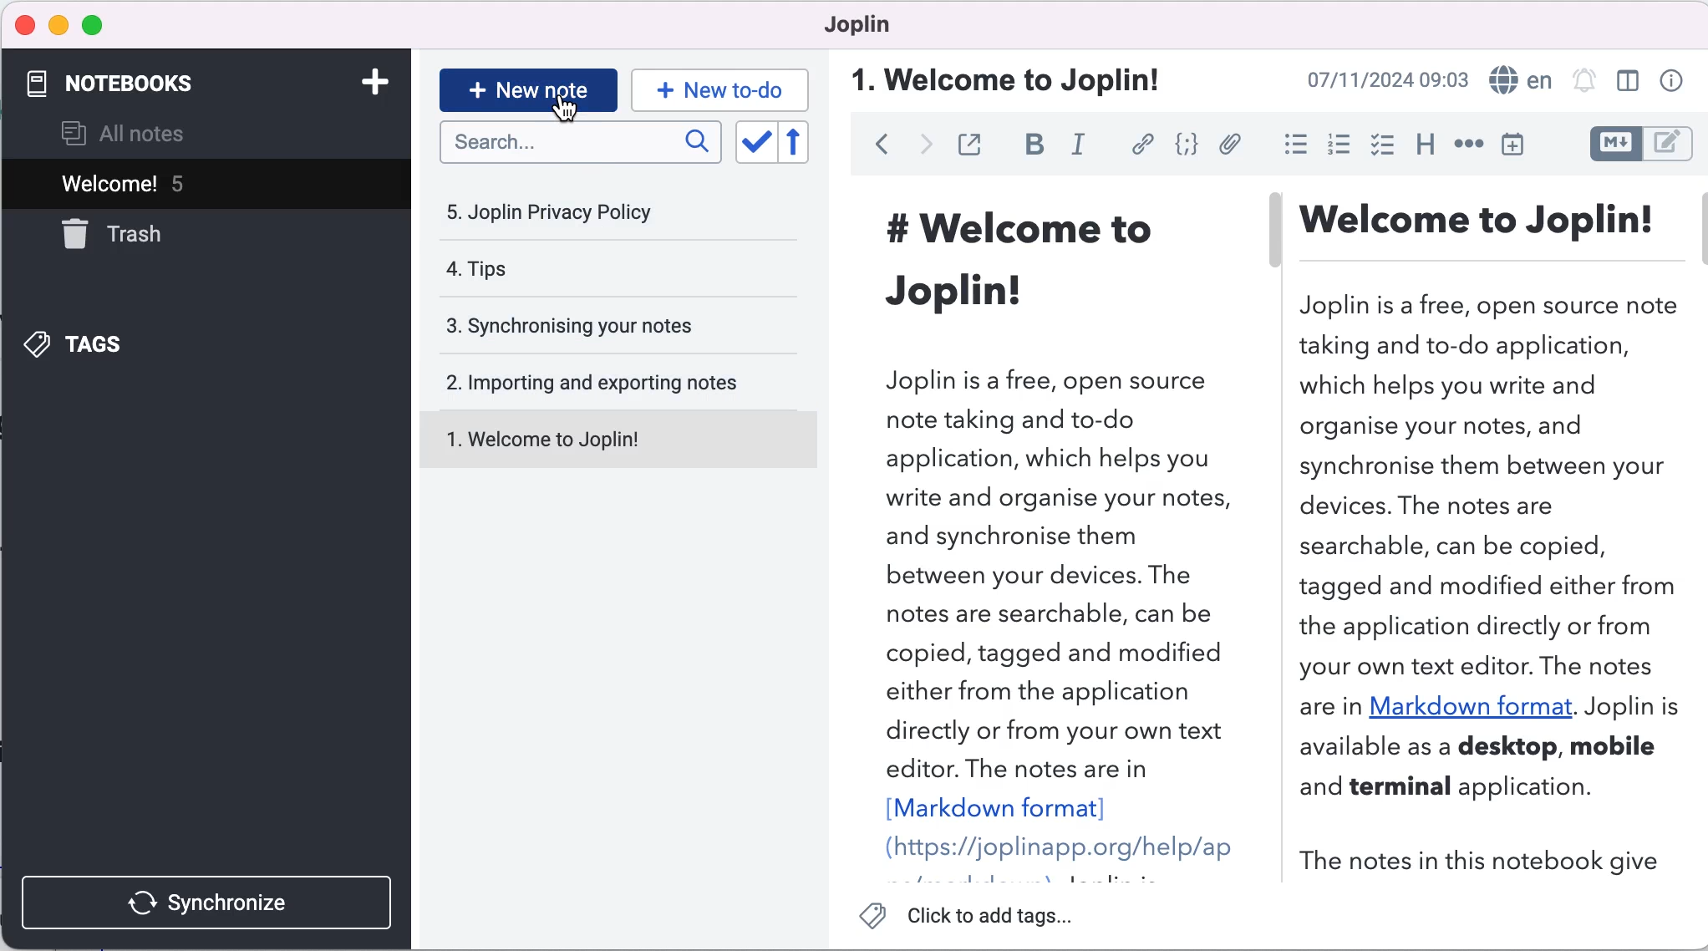  What do you see at coordinates (180, 185) in the screenshot?
I see `welcome! 5` at bounding box center [180, 185].